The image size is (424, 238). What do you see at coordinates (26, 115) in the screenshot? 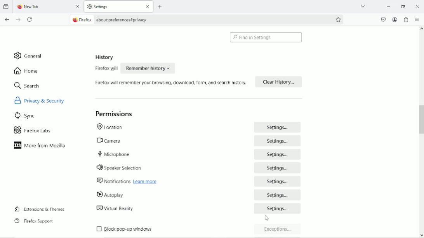
I see `sync` at bounding box center [26, 115].